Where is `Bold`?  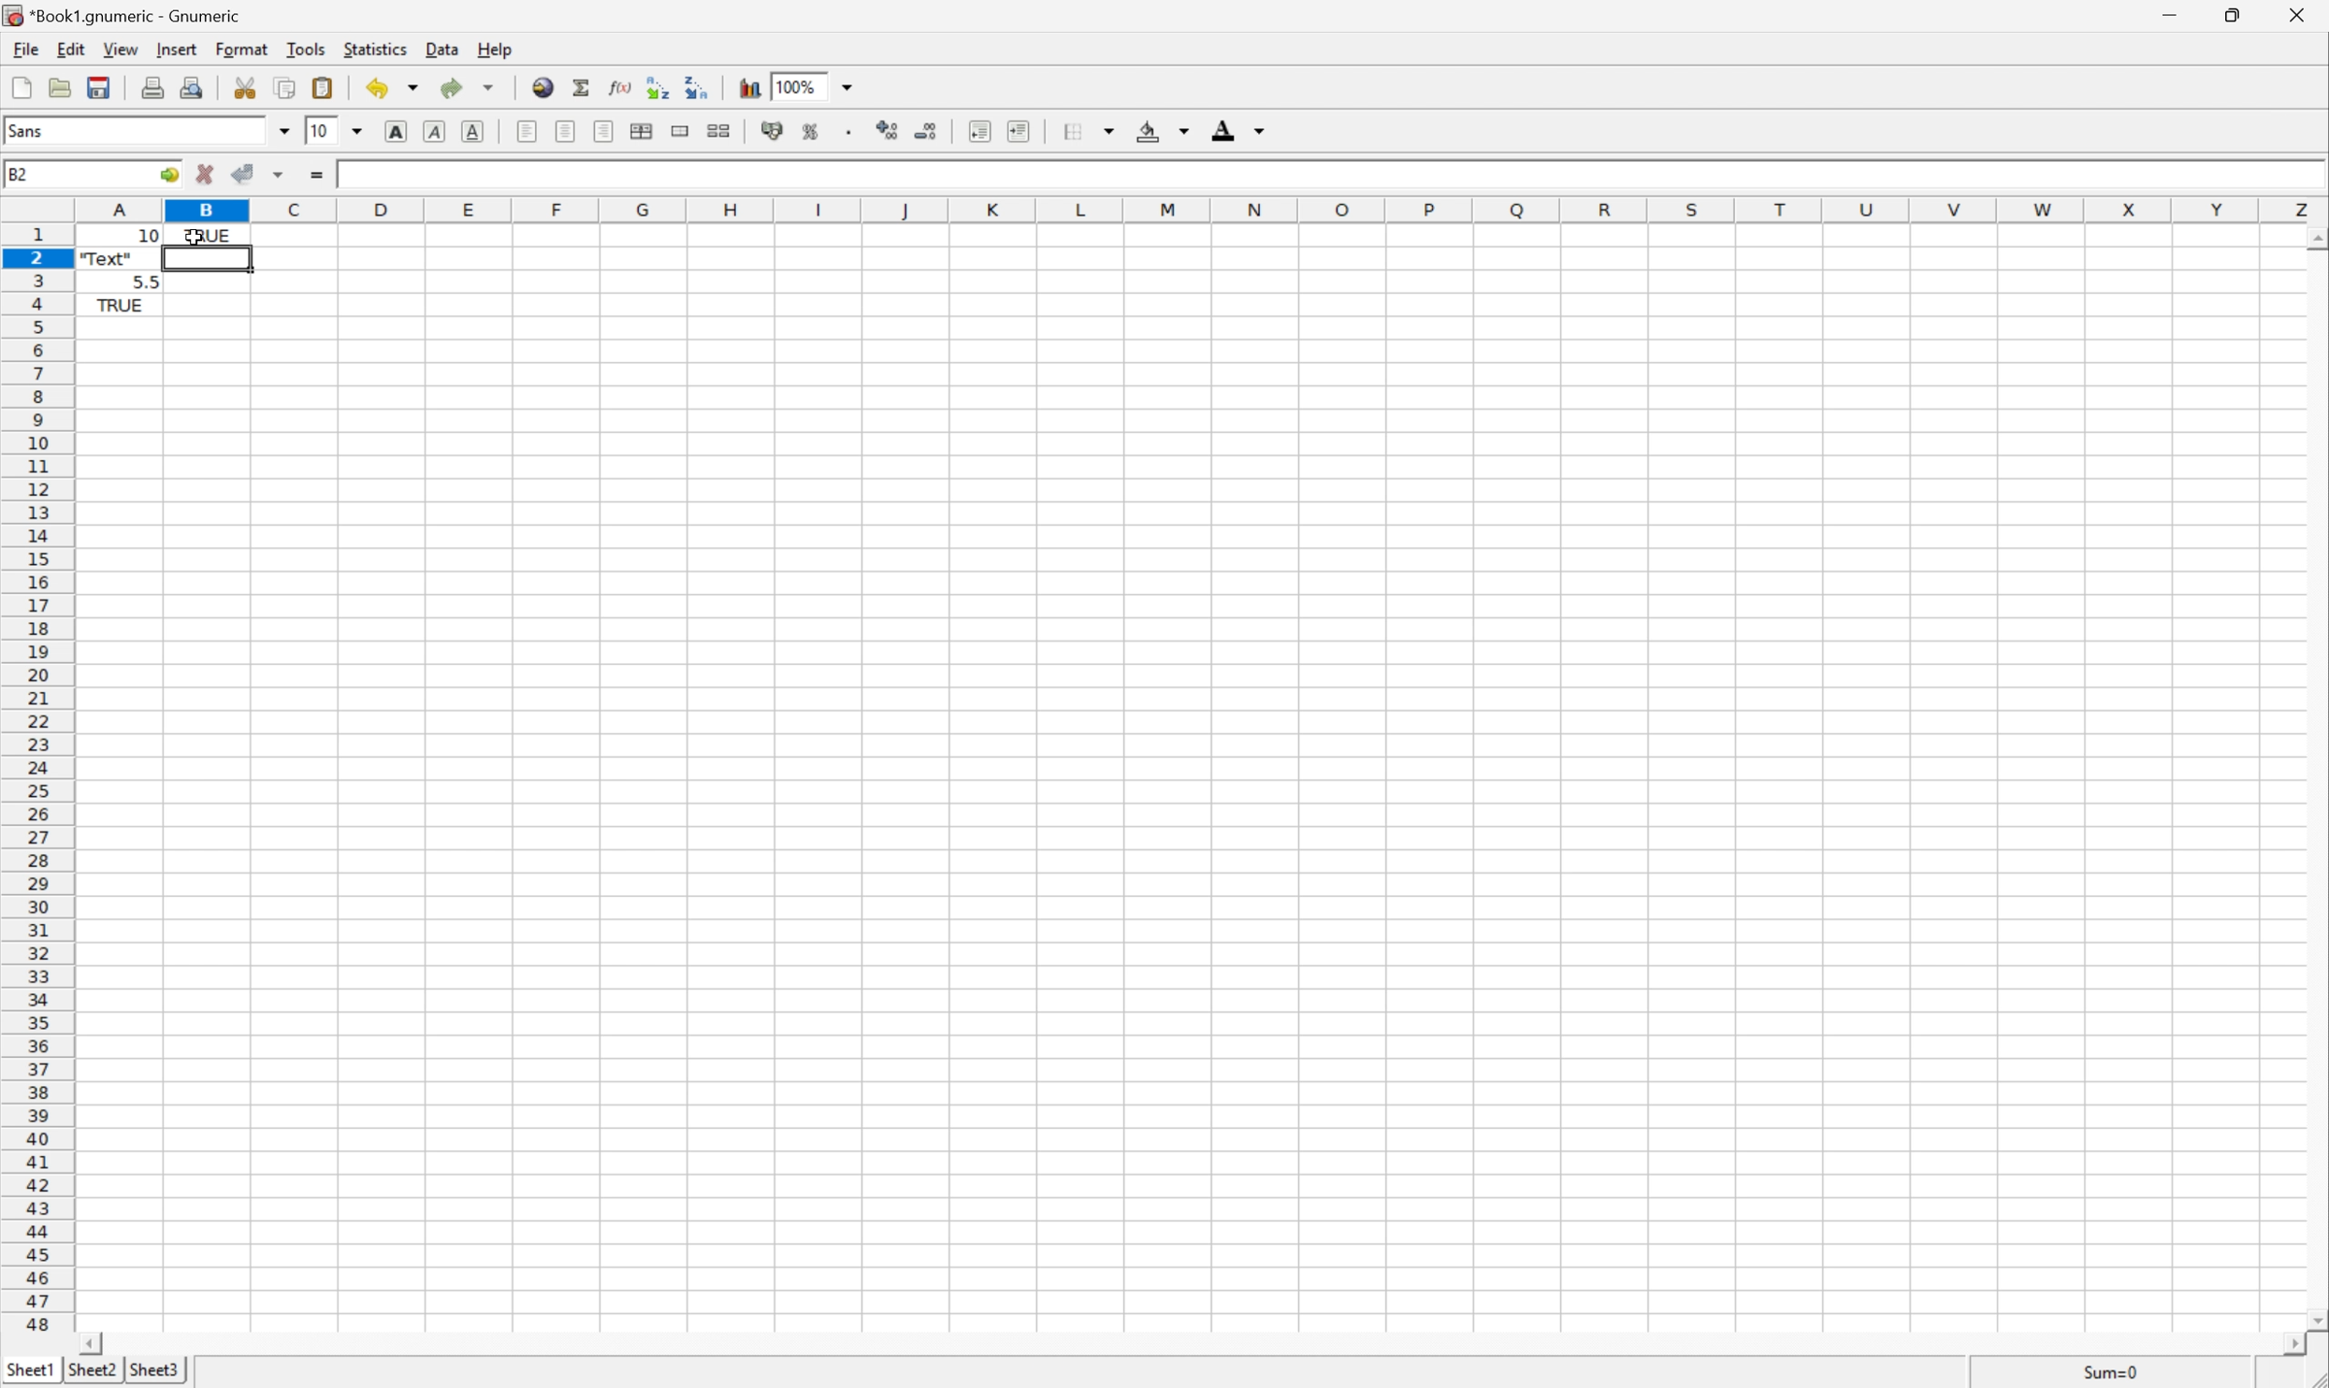
Bold is located at coordinates (398, 131).